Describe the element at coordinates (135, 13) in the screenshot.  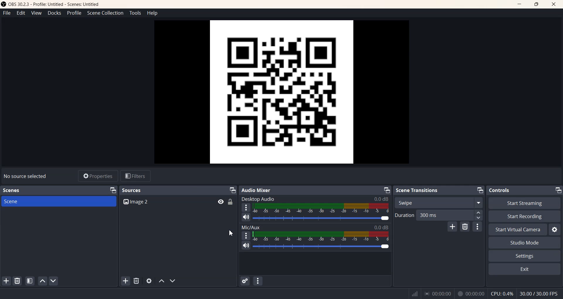
I see `Tools` at that location.